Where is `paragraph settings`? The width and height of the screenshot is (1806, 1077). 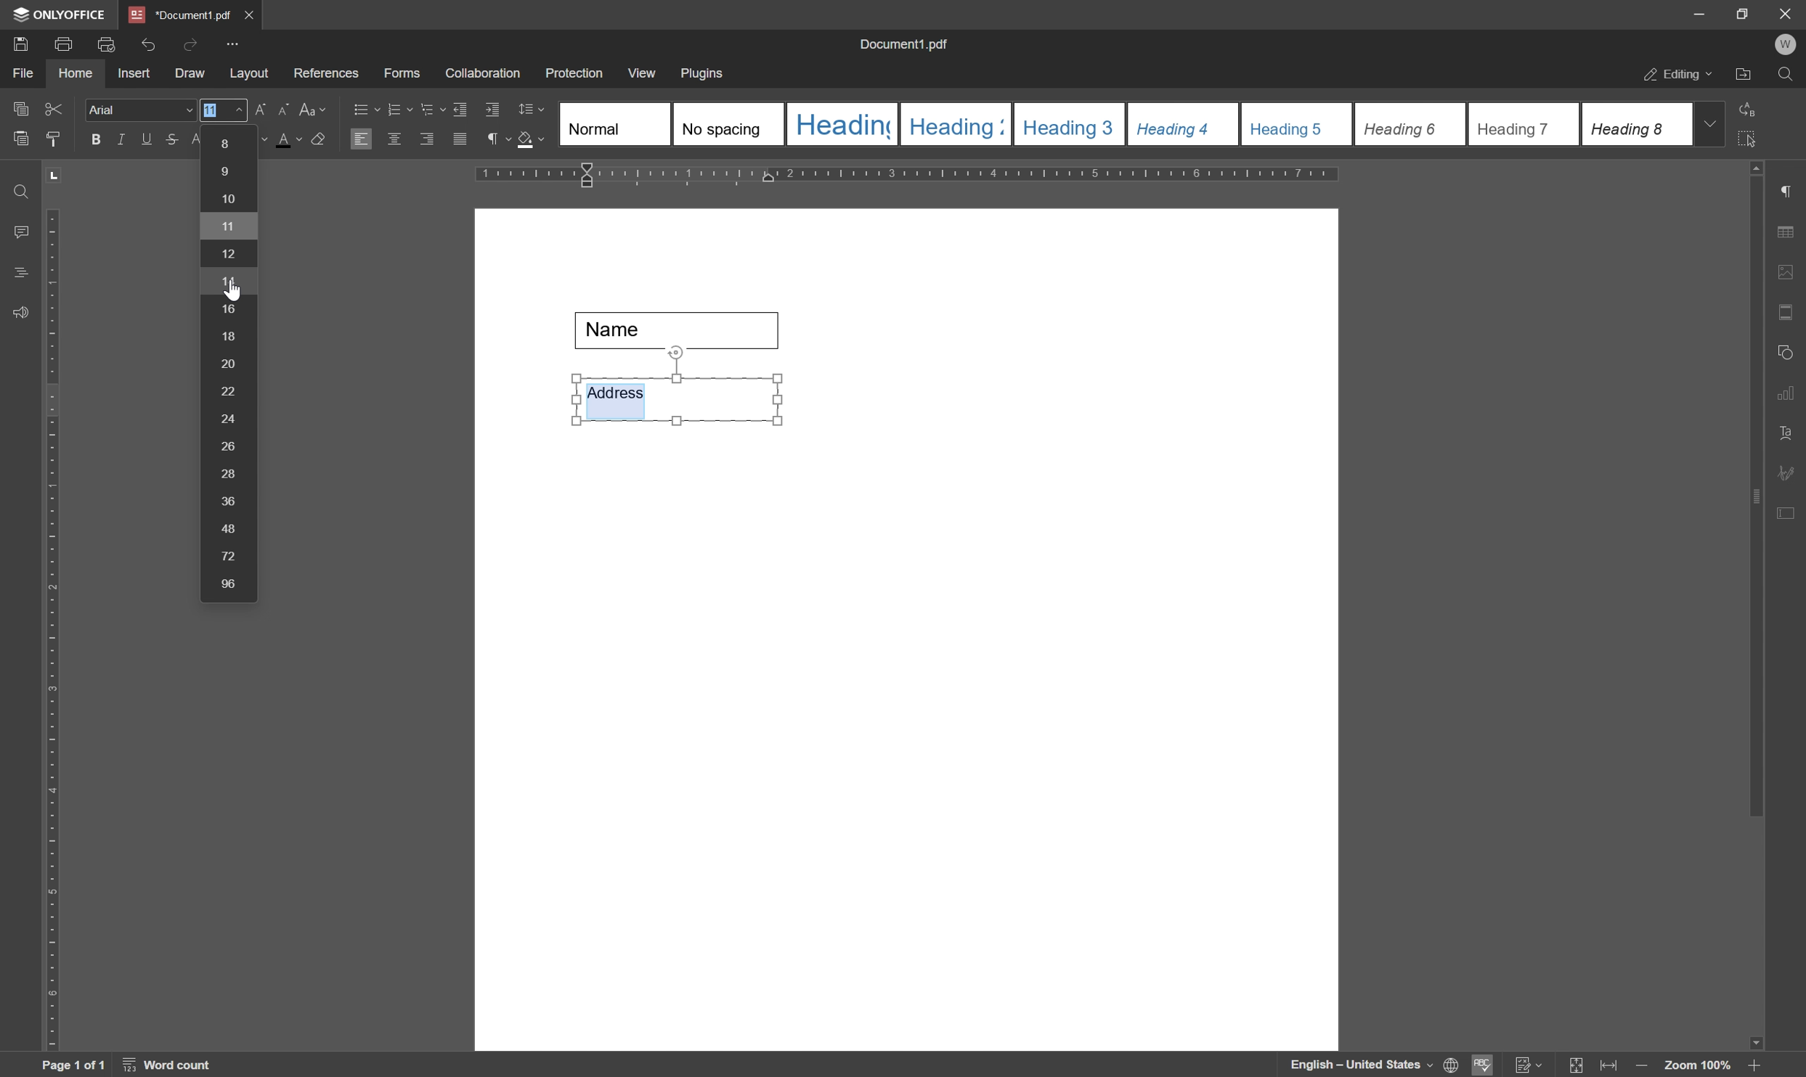
paragraph settings is located at coordinates (1794, 192).